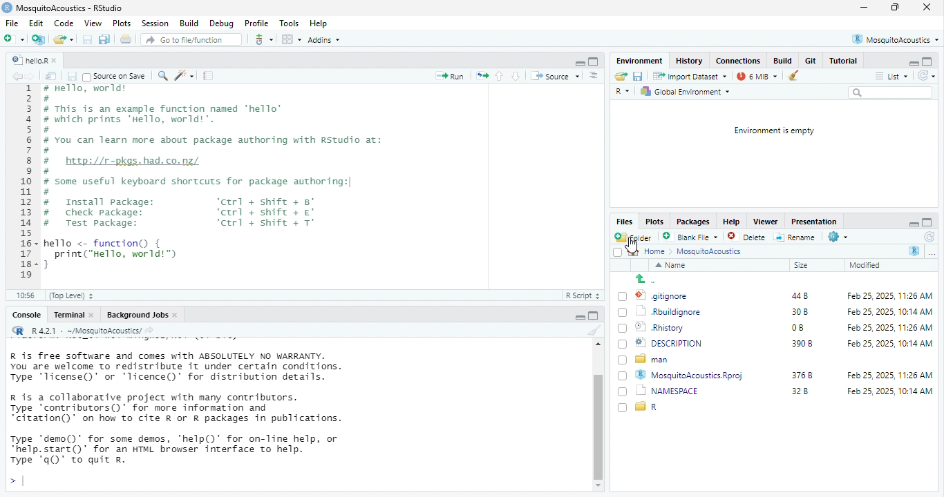 This screenshot has width=944, height=497. What do you see at coordinates (674, 391) in the screenshot?
I see ` NAMESPACE` at bounding box center [674, 391].